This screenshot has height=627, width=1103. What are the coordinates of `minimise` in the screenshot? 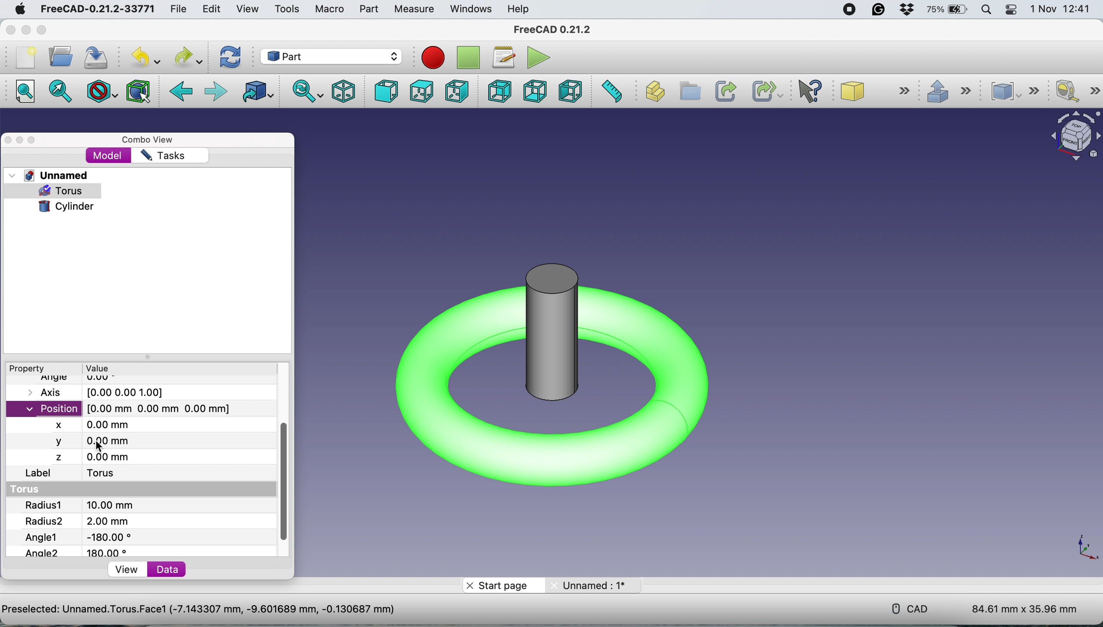 It's located at (20, 141).